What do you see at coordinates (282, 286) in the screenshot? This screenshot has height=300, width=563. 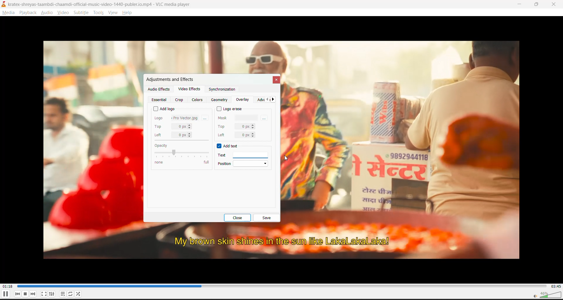 I see `track slider` at bounding box center [282, 286].